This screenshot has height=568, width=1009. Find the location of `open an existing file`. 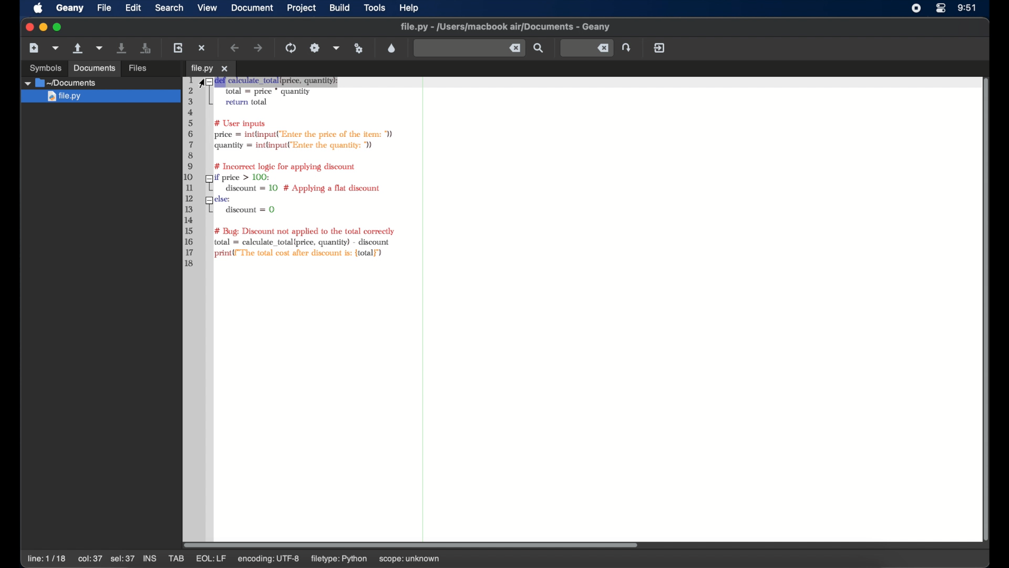

open an existing file is located at coordinates (78, 48).